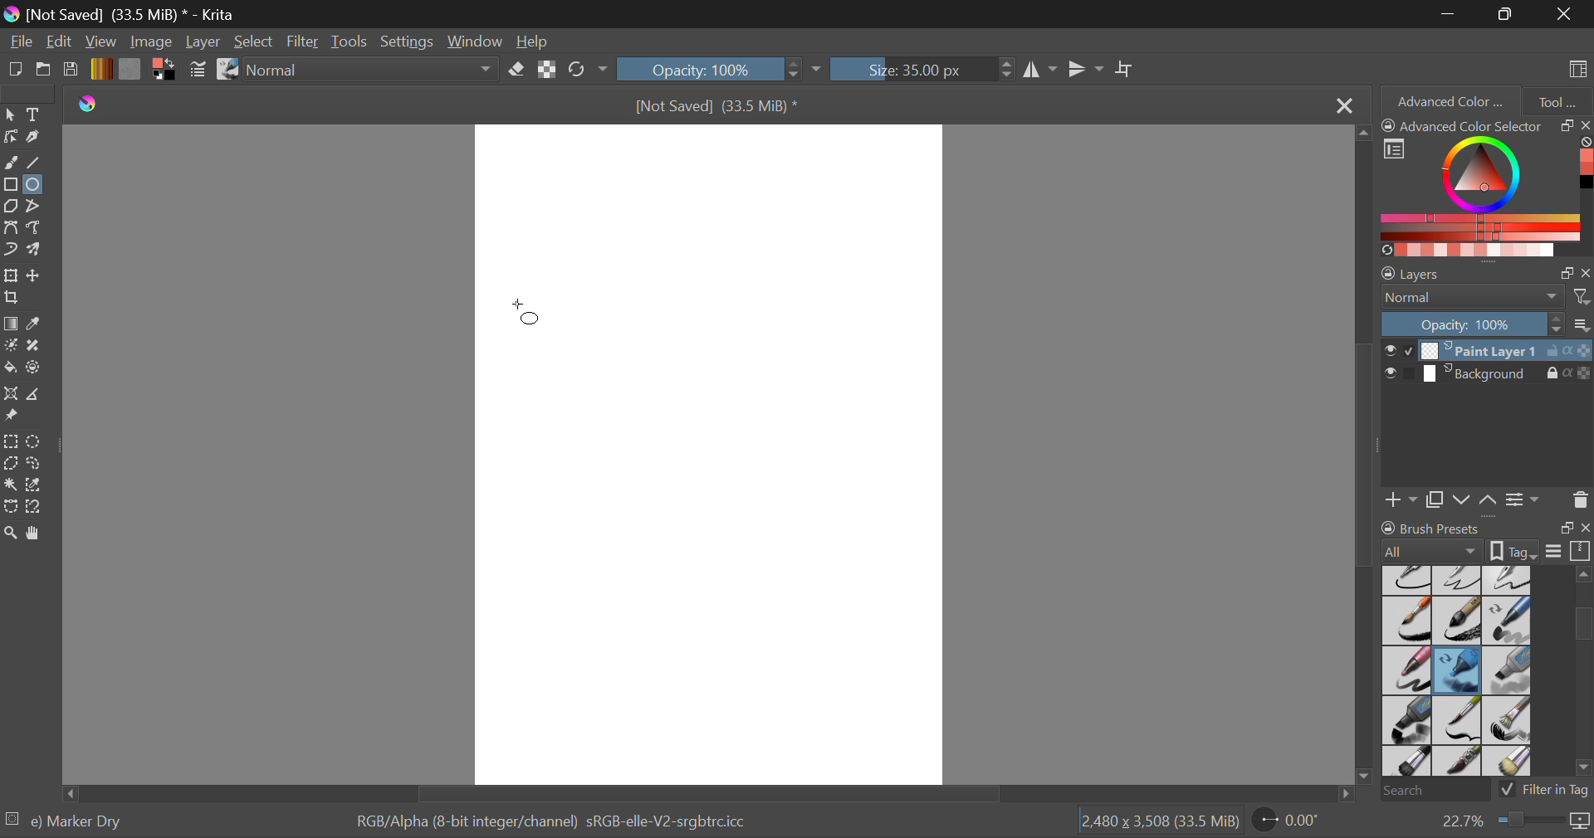  I want to click on Edit Shapes Tool, so click(10, 137).